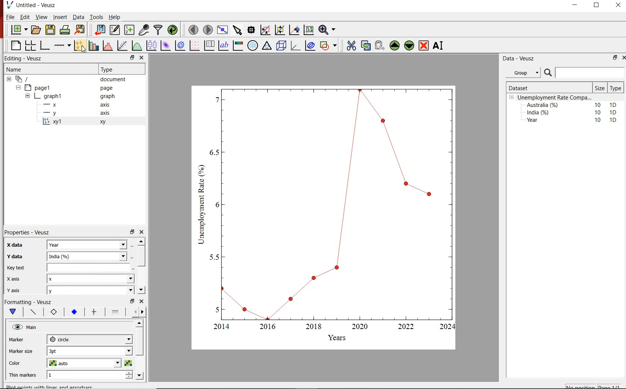 Image resolution: width=626 pixels, height=389 pixels. I want to click on click to resset graph axes, so click(309, 29).